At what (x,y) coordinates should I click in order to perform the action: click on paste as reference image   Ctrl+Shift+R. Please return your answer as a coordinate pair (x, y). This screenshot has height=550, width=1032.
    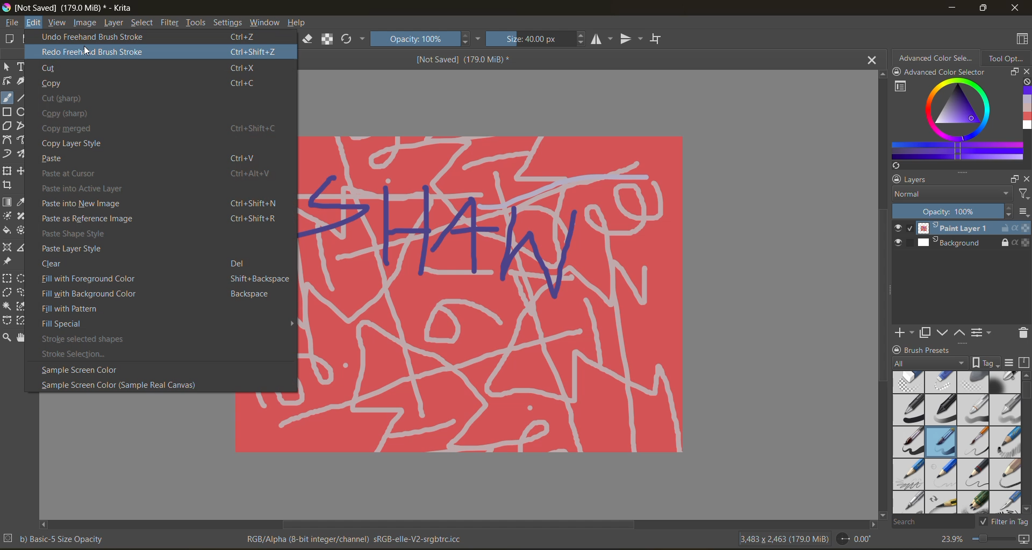
    Looking at the image, I should click on (156, 219).